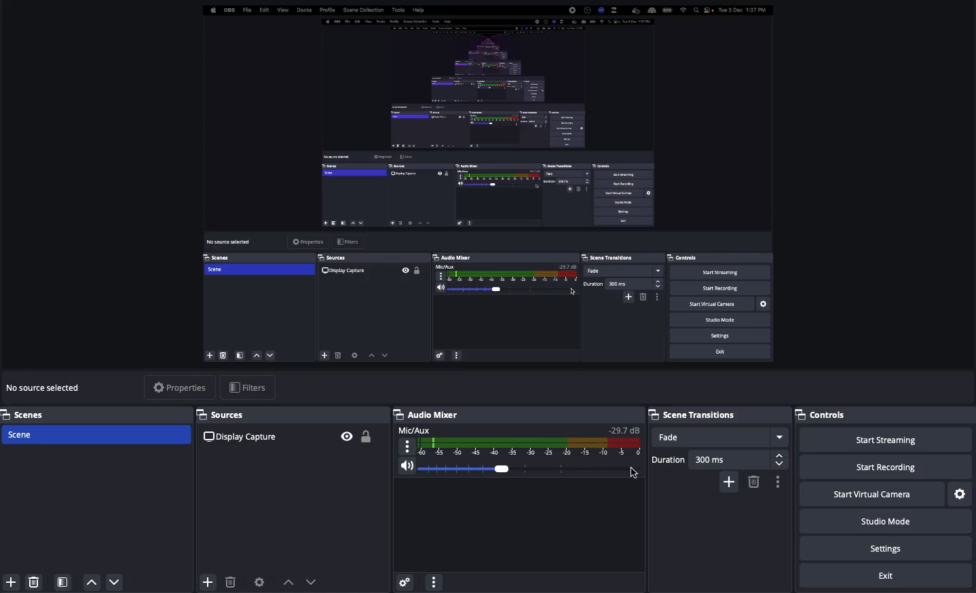  Describe the element at coordinates (721, 437) in the screenshot. I see `Fade` at that location.